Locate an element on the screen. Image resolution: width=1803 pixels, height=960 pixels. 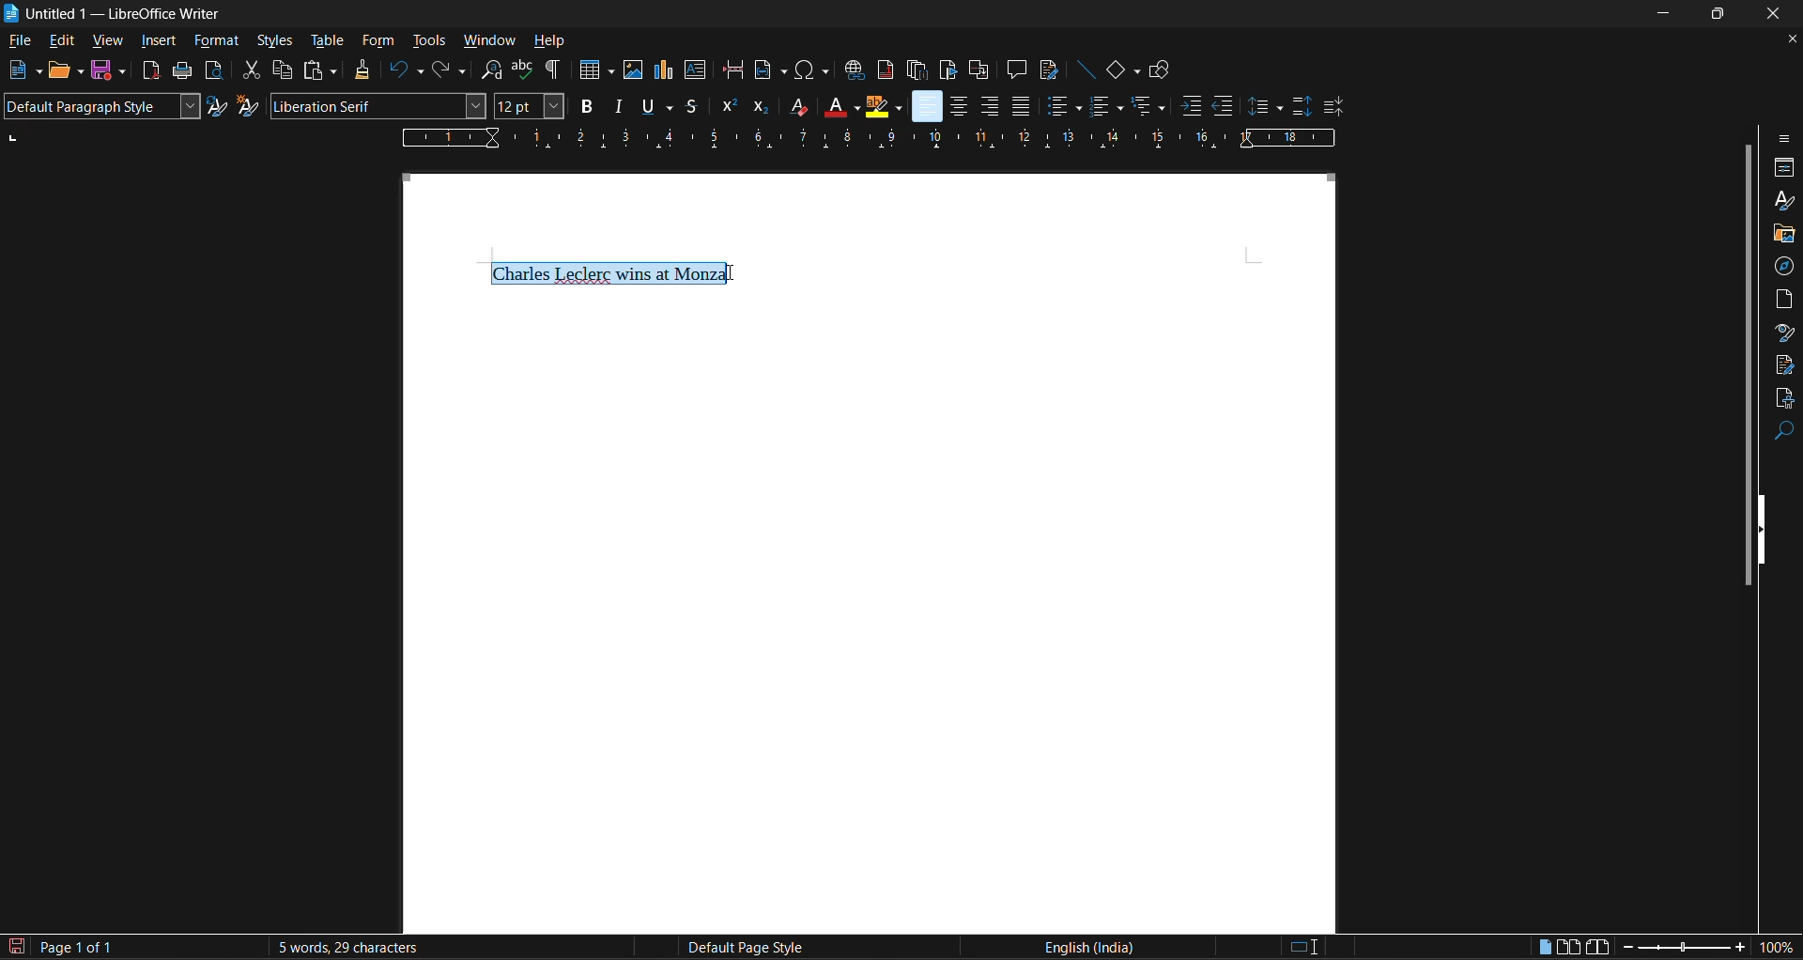
character highlighting yellow is located at coordinates (884, 107).